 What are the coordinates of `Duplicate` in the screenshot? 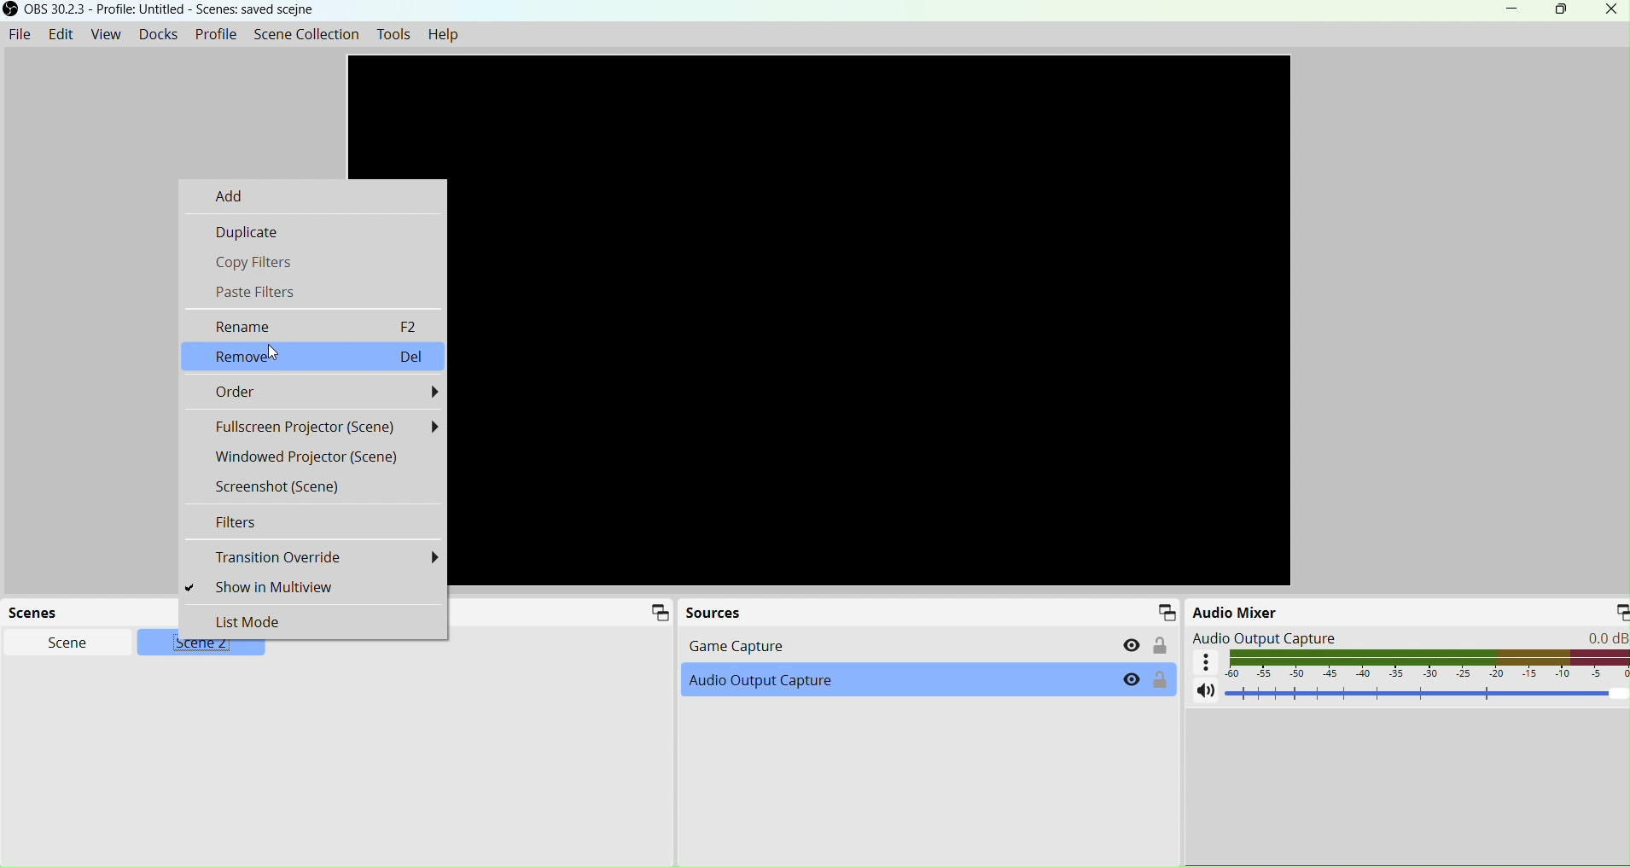 It's located at (313, 230).